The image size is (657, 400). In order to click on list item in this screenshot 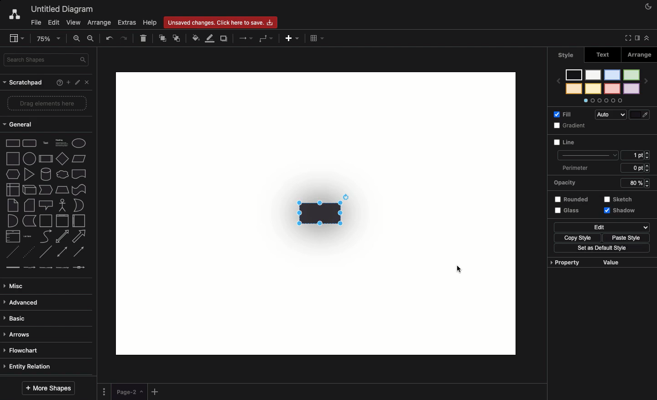, I will do `click(28, 236)`.